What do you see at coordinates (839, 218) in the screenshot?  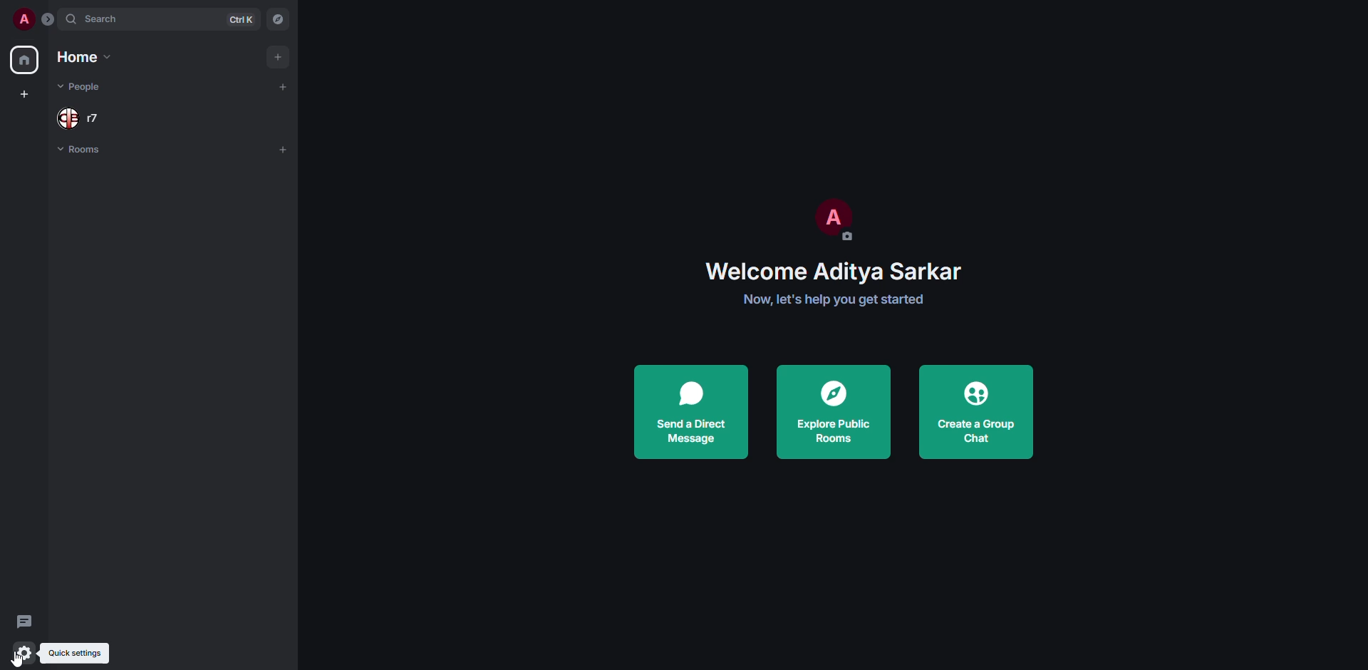 I see `profile` at bounding box center [839, 218].